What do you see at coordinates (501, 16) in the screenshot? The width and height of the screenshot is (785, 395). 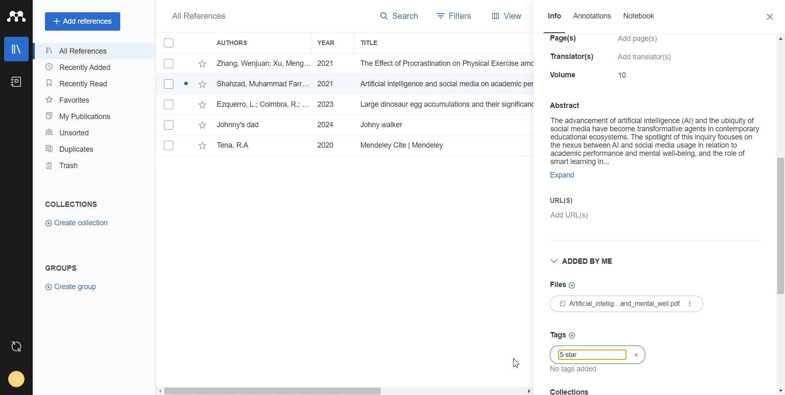 I see `View` at bounding box center [501, 16].